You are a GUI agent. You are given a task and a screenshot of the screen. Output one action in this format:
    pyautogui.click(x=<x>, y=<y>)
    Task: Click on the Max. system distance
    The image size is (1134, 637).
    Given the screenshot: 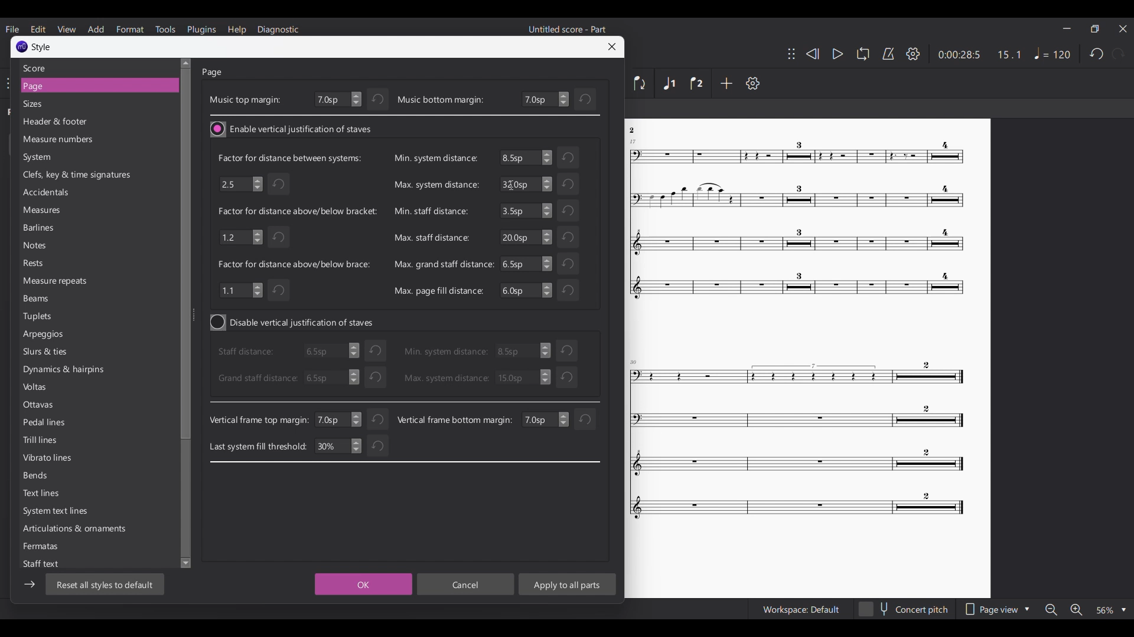 What is the action you would take?
    pyautogui.click(x=436, y=185)
    